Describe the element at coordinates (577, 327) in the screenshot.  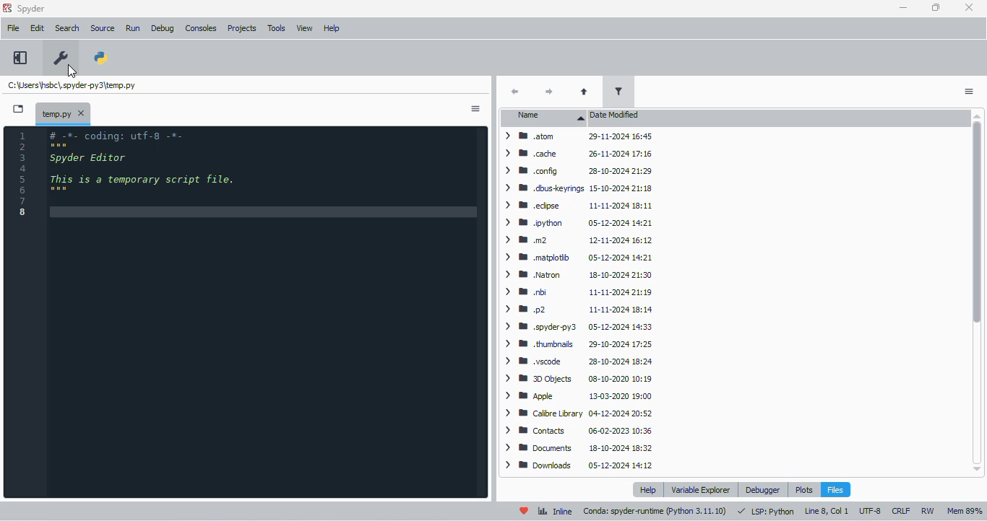
I see `> WB spyderpy3 05-12-2024 14:33` at that location.